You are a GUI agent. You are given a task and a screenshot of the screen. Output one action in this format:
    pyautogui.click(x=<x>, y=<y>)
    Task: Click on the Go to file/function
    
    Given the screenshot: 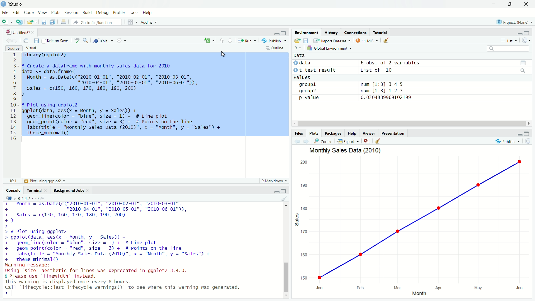 What is the action you would take?
    pyautogui.click(x=98, y=22)
    